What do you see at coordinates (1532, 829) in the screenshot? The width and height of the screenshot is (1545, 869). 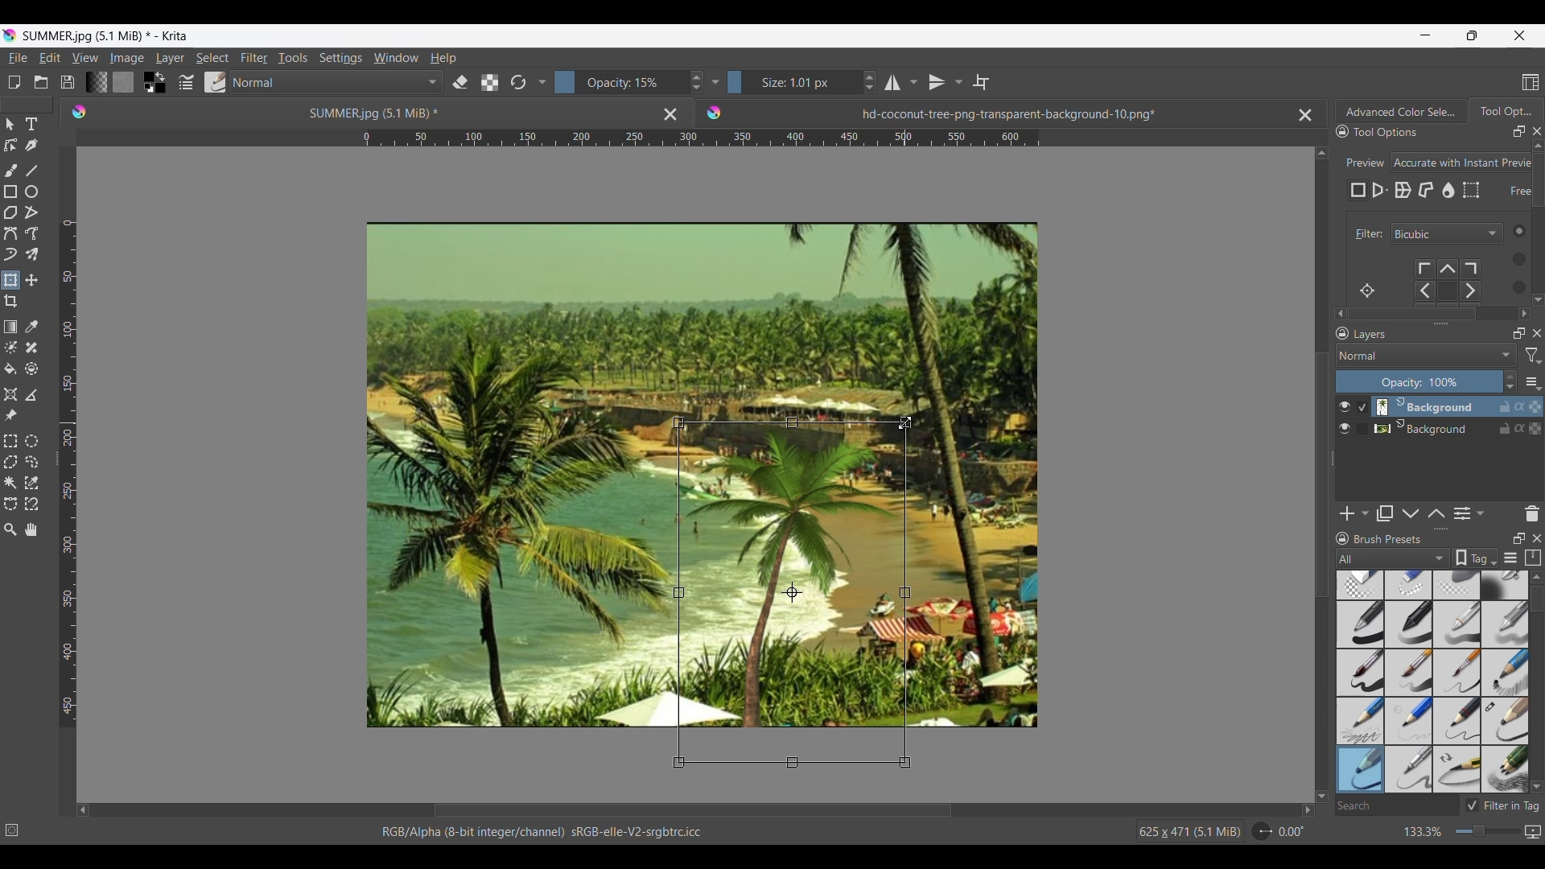 I see `Slideshow` at bounding box center [1532, 829].